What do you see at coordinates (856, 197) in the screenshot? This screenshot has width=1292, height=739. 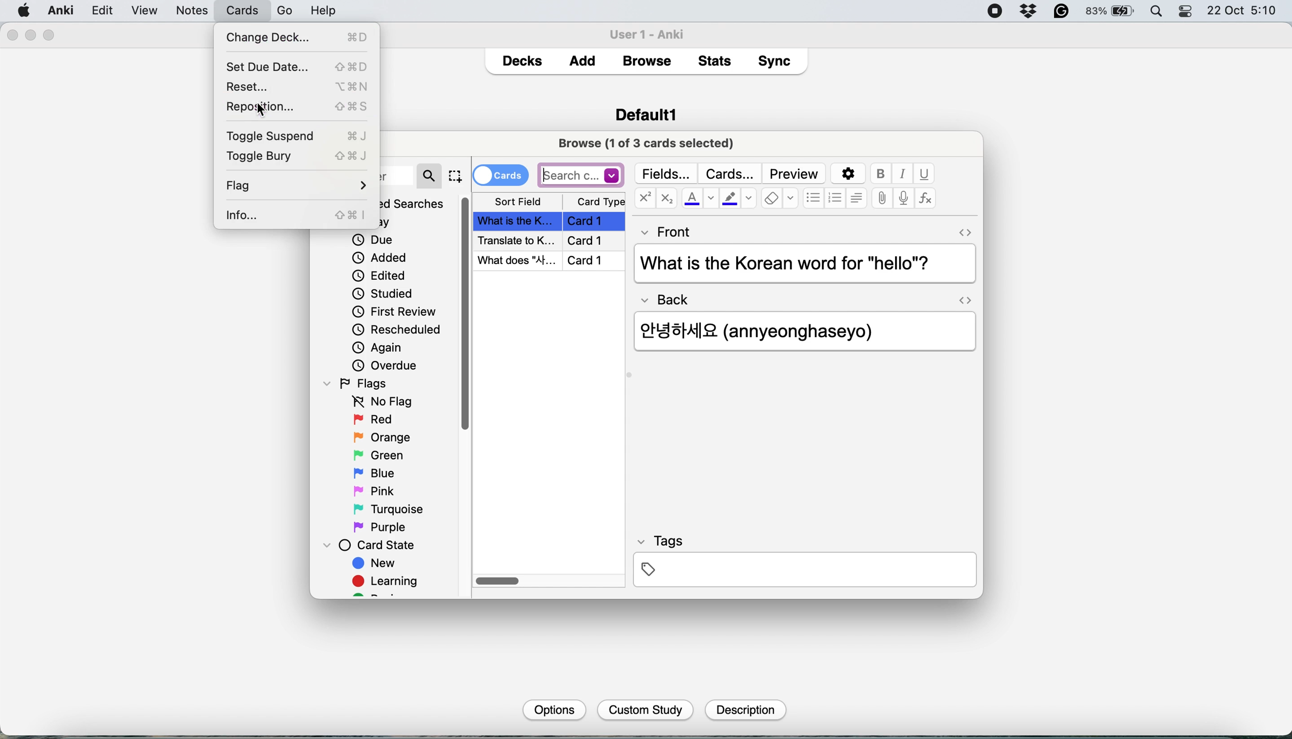 I see `justify` at bounding box center [856, 197].